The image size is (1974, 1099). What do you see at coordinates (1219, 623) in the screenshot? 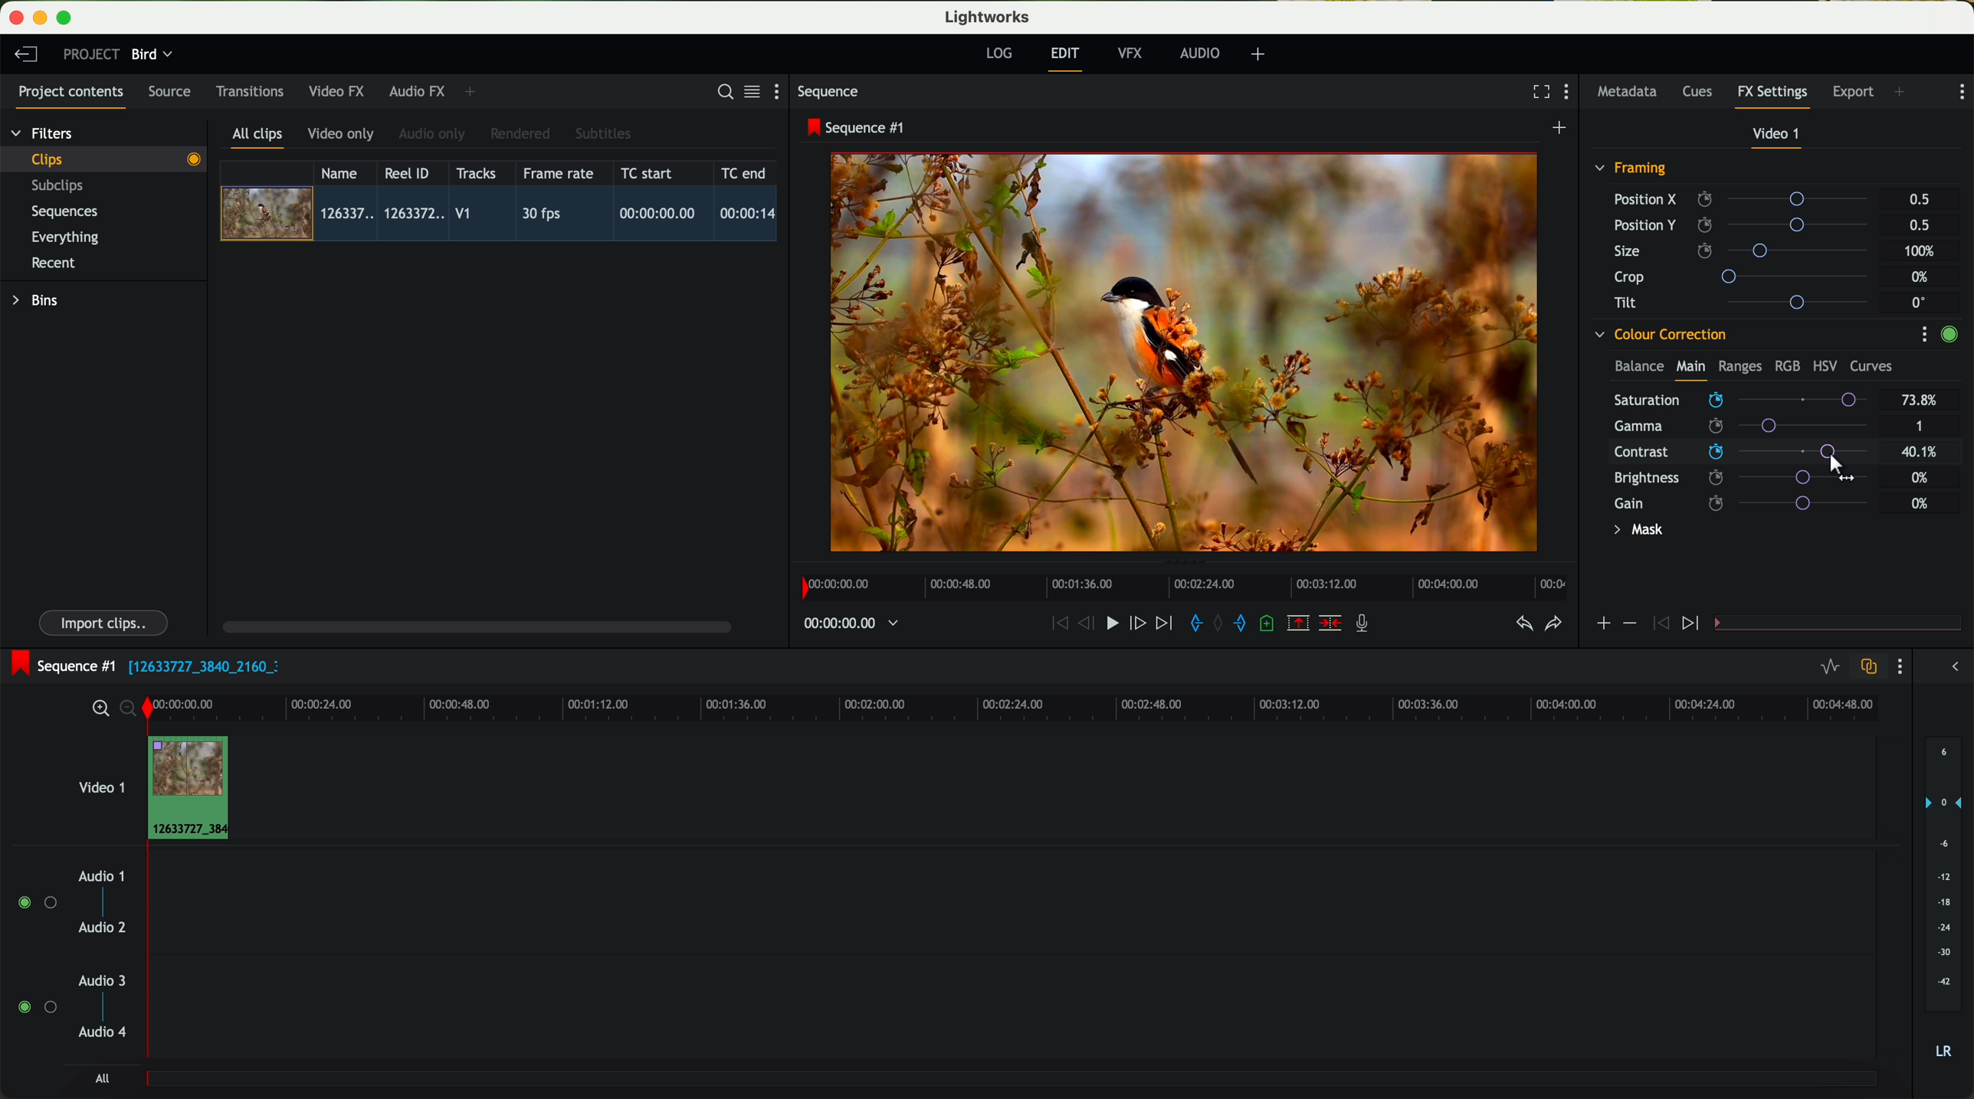
I see `clear marks` at bounding box center [1219, 623].